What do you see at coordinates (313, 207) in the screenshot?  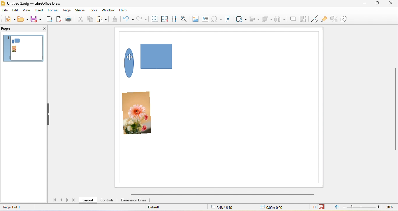 I see `1:1` at bounding box center [313, 207].